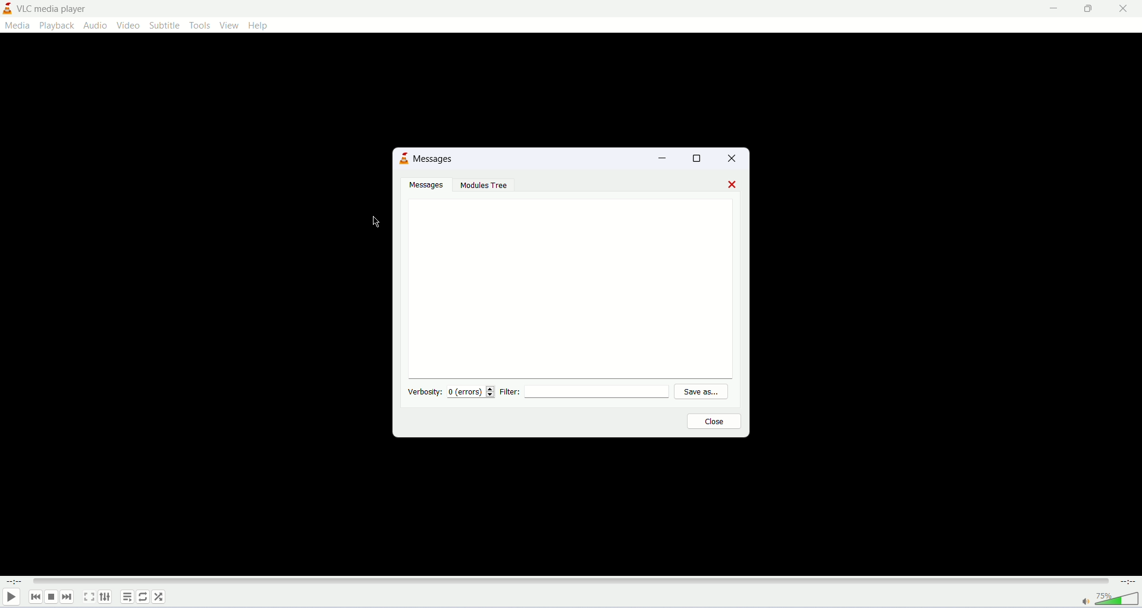 This screenshot has width=1142, height=608. What do you see at coordinates (258, 24) in the screenshot?
I see `help` at bounding box center [258, 24].